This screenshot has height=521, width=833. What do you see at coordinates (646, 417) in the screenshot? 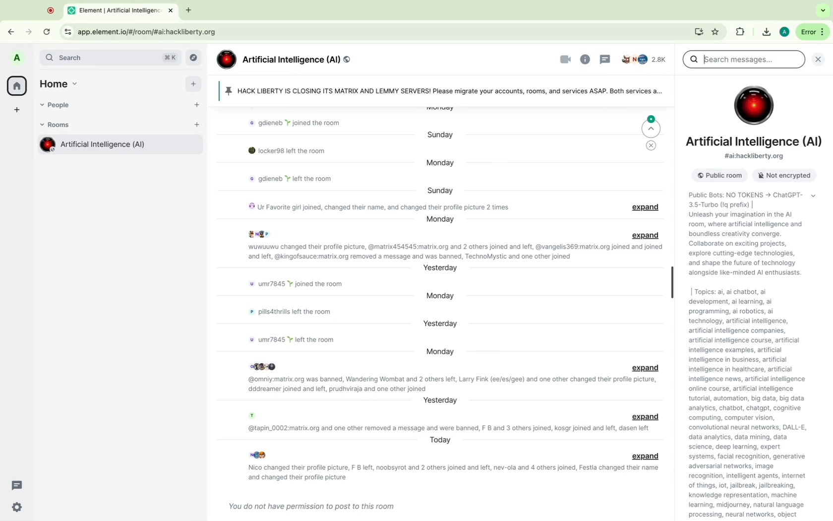
I see `expand` at bounding box center [646, 417].